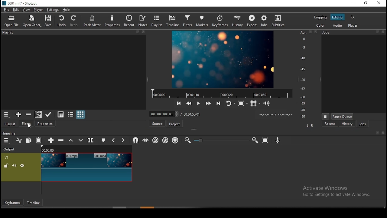  Describe the element at coordinates (19, 140) in the screenshot. I see `cut` at that location.